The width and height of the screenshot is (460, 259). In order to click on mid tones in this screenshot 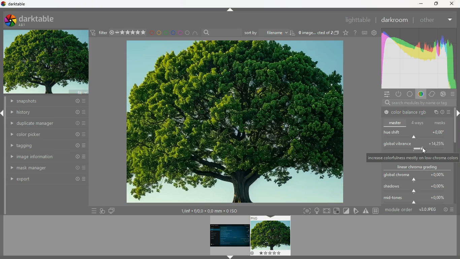, I will do `click(417, 200)`.